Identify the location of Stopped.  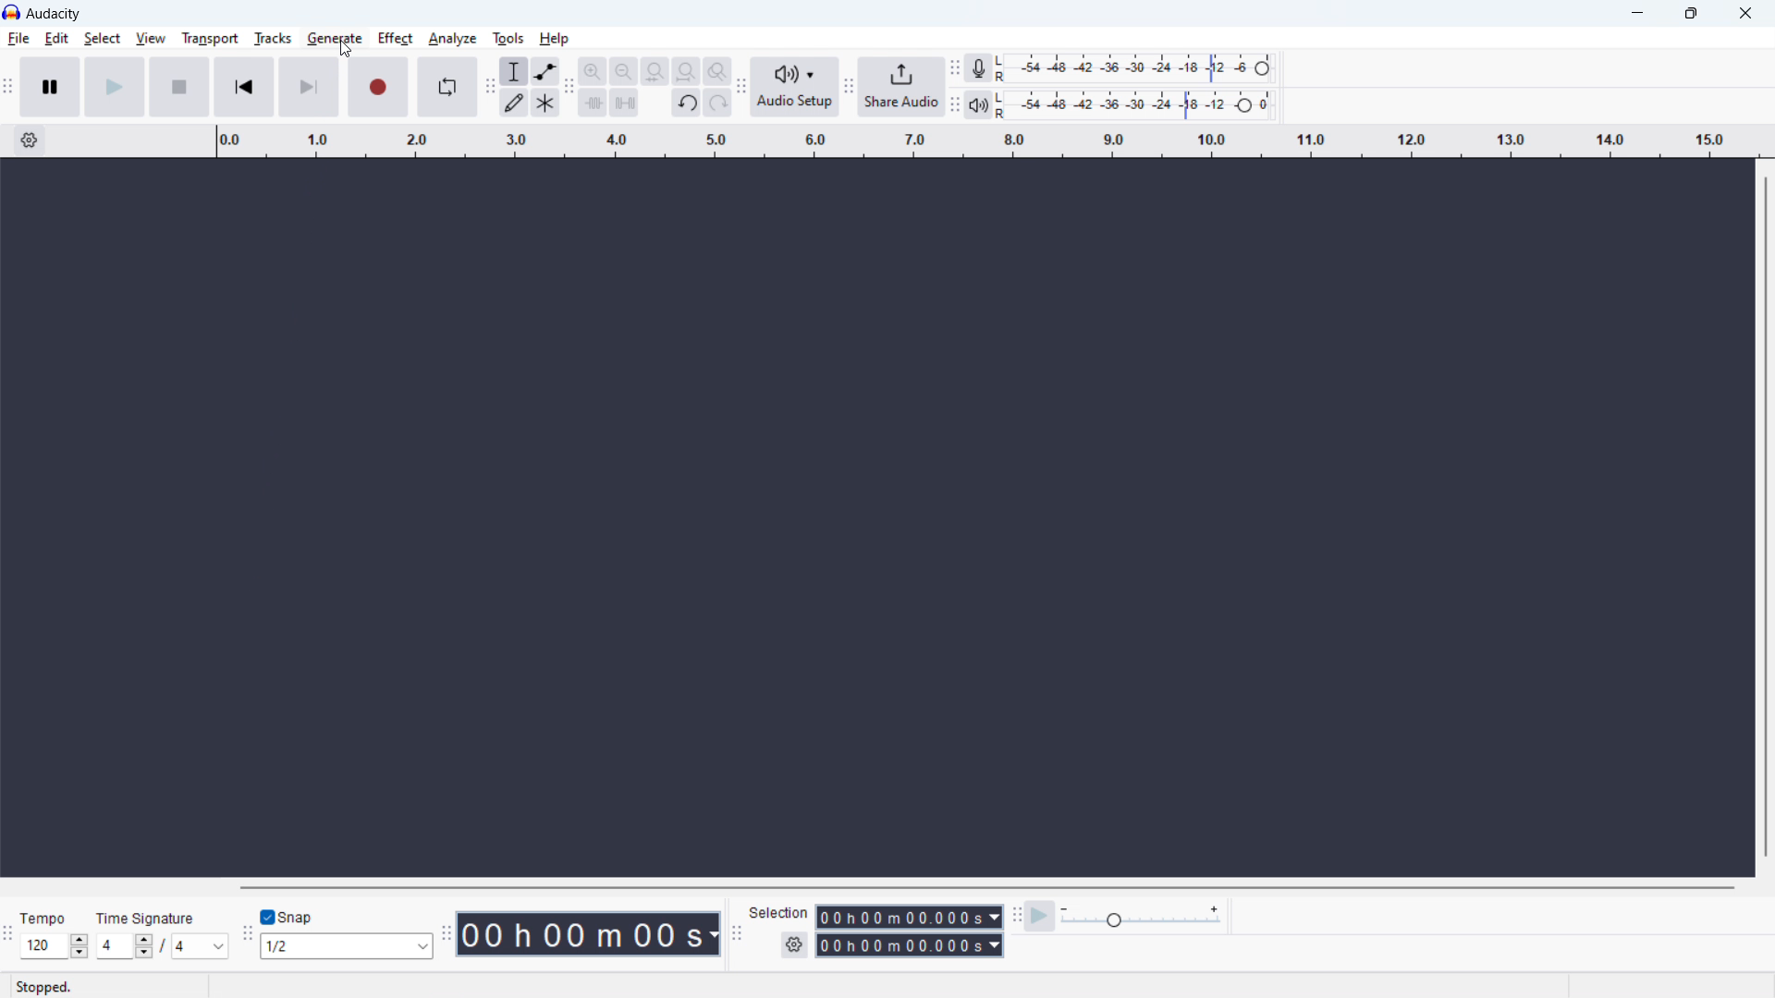
(44, 986).